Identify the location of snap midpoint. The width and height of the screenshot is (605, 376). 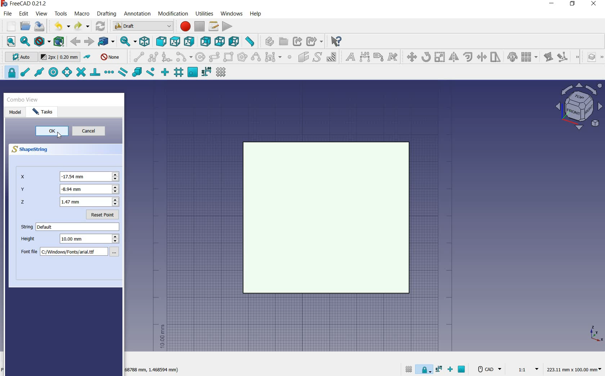
(39, 72).